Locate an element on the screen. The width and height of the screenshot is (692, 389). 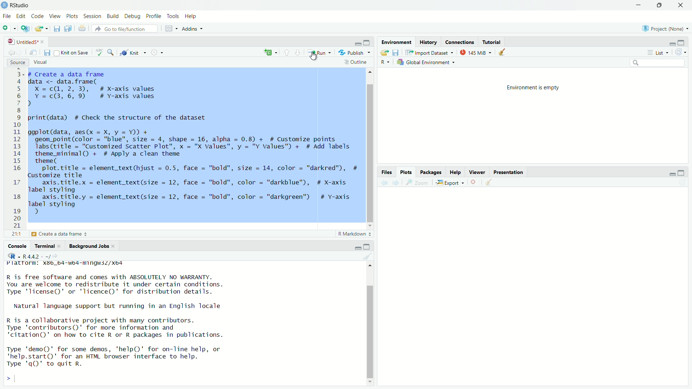
Edit is located at coordinates (21, 17).